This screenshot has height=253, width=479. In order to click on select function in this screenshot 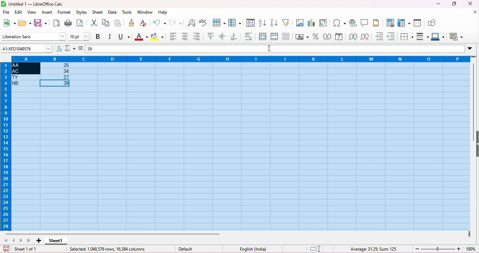, I will do `click(70, 48)`.